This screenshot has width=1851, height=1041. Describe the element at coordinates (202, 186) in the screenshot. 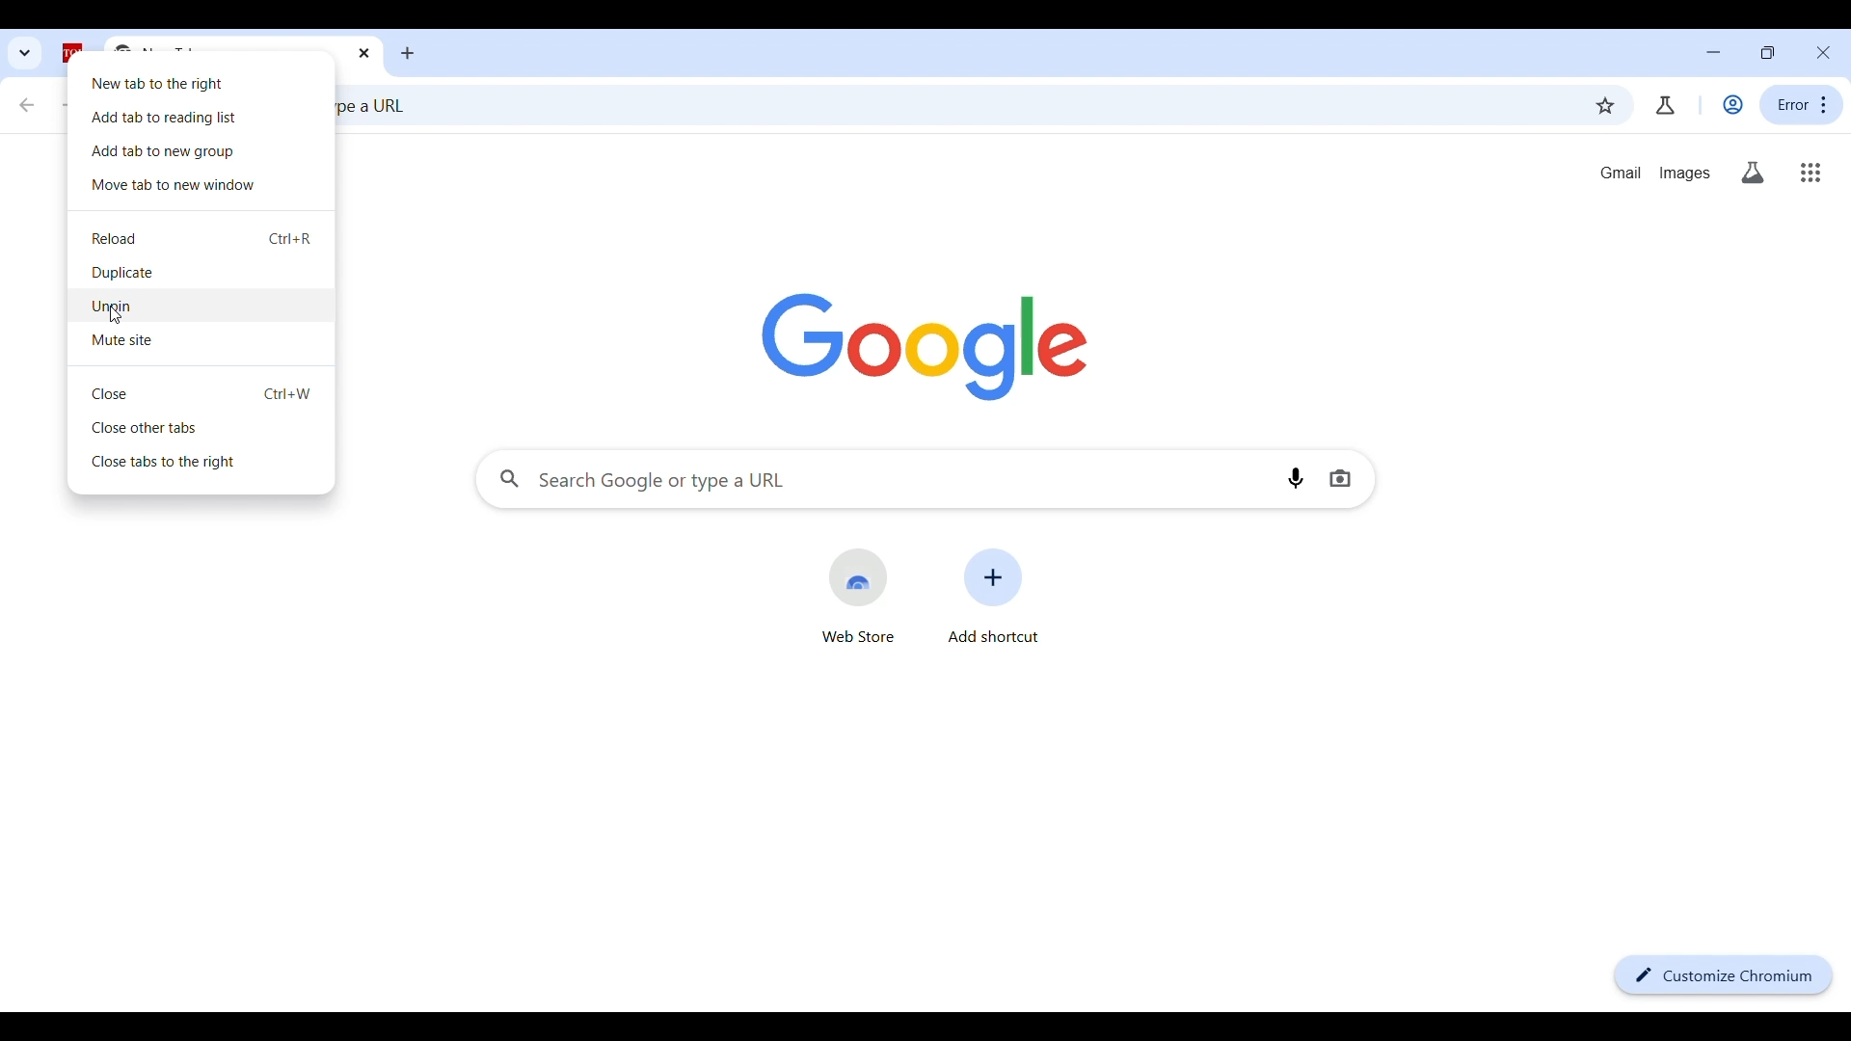

I see `Move tab to new window` at that location.